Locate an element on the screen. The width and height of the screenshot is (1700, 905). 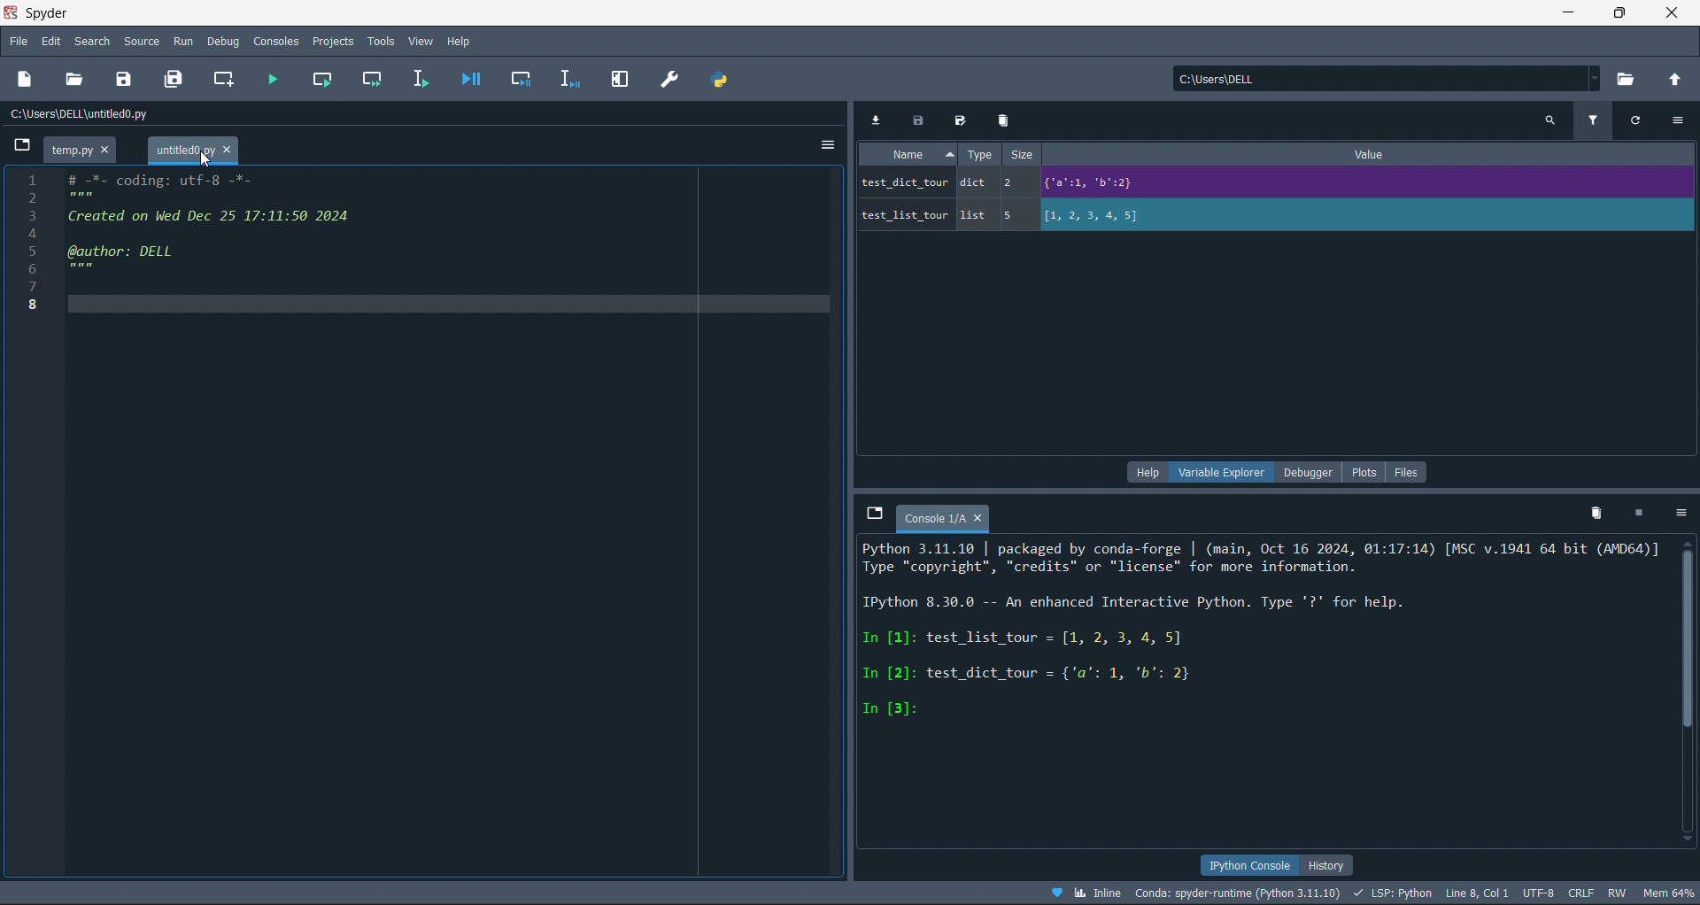
Inline is located at coordinates (1087, 890).